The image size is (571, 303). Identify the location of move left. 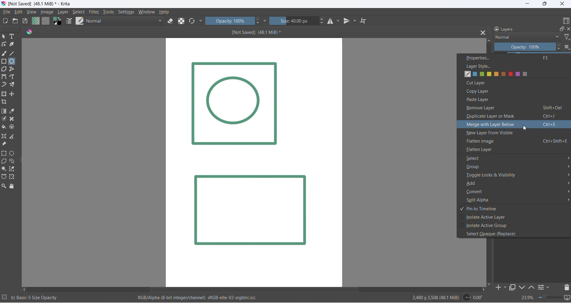
(25, 290).